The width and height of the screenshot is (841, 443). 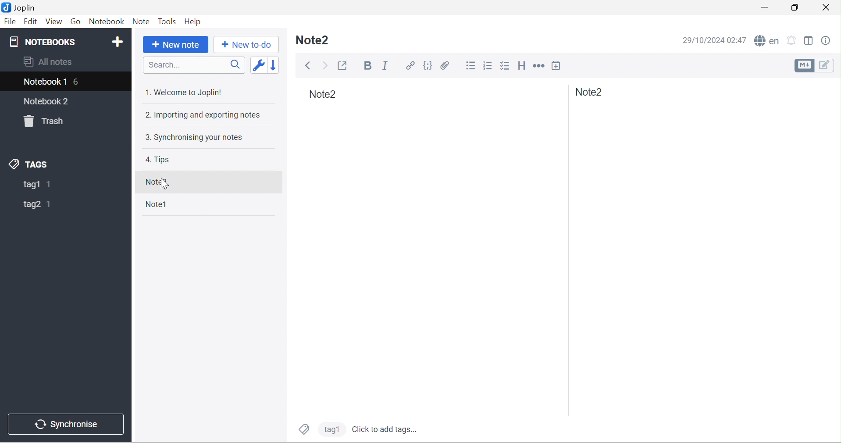 What do you see at coordinates (538, 65) in the screenshot?
I see `Horizontal rule` at bounding box center [538, 65].